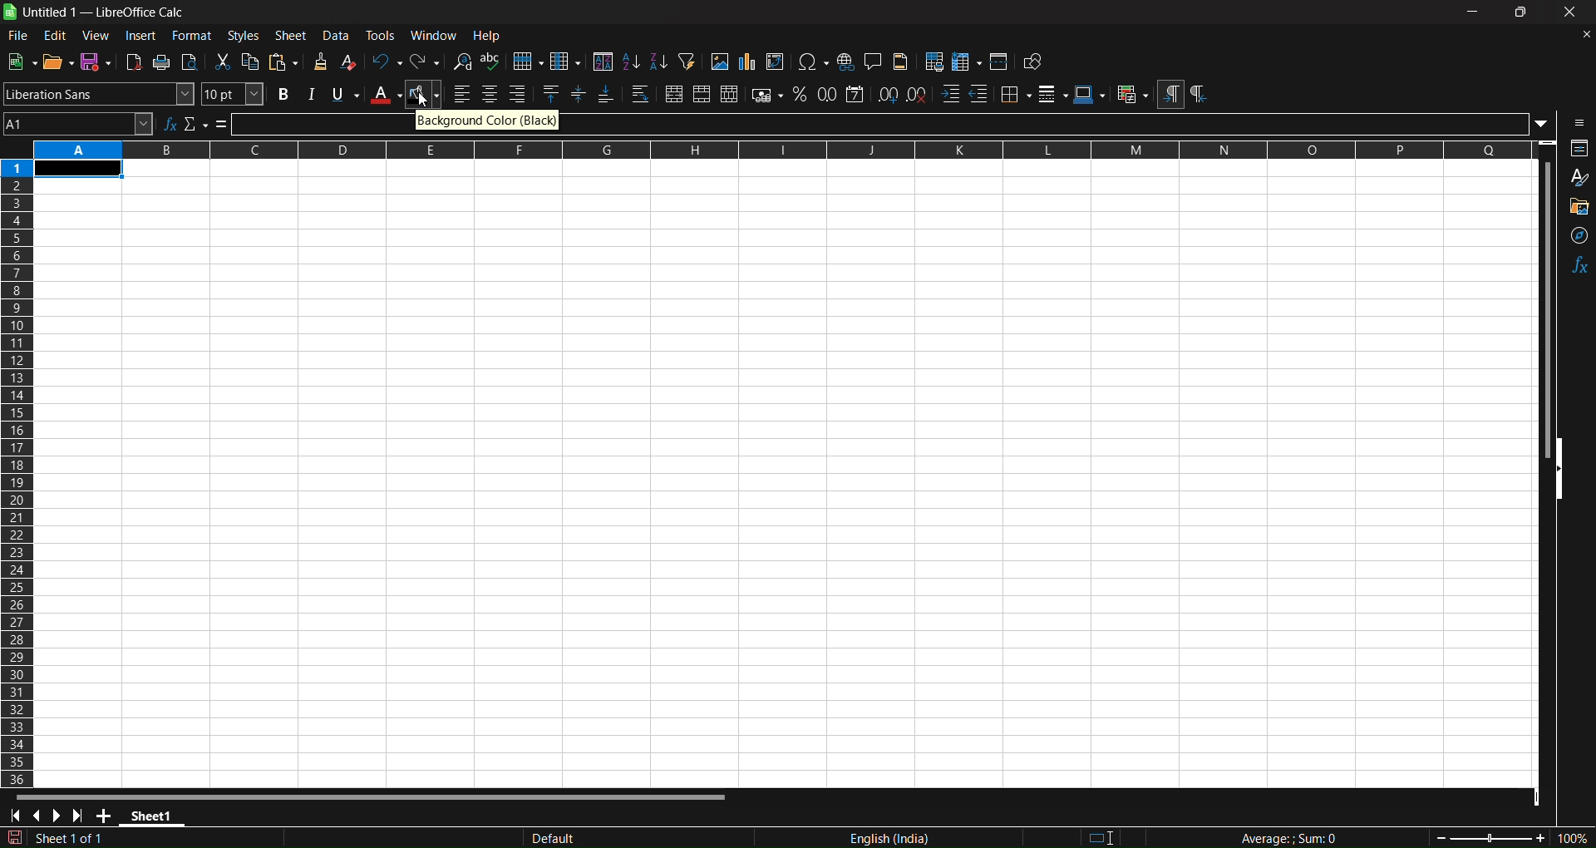  Describe the element at coordinates (687, 62) in the screenshot. I see `auto filter` at that location.